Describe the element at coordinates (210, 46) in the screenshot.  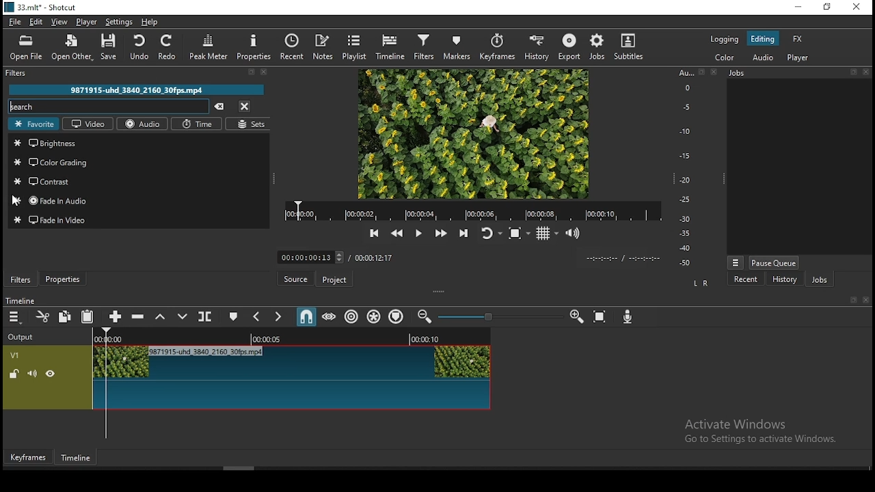
I see `peak meter` at that location.